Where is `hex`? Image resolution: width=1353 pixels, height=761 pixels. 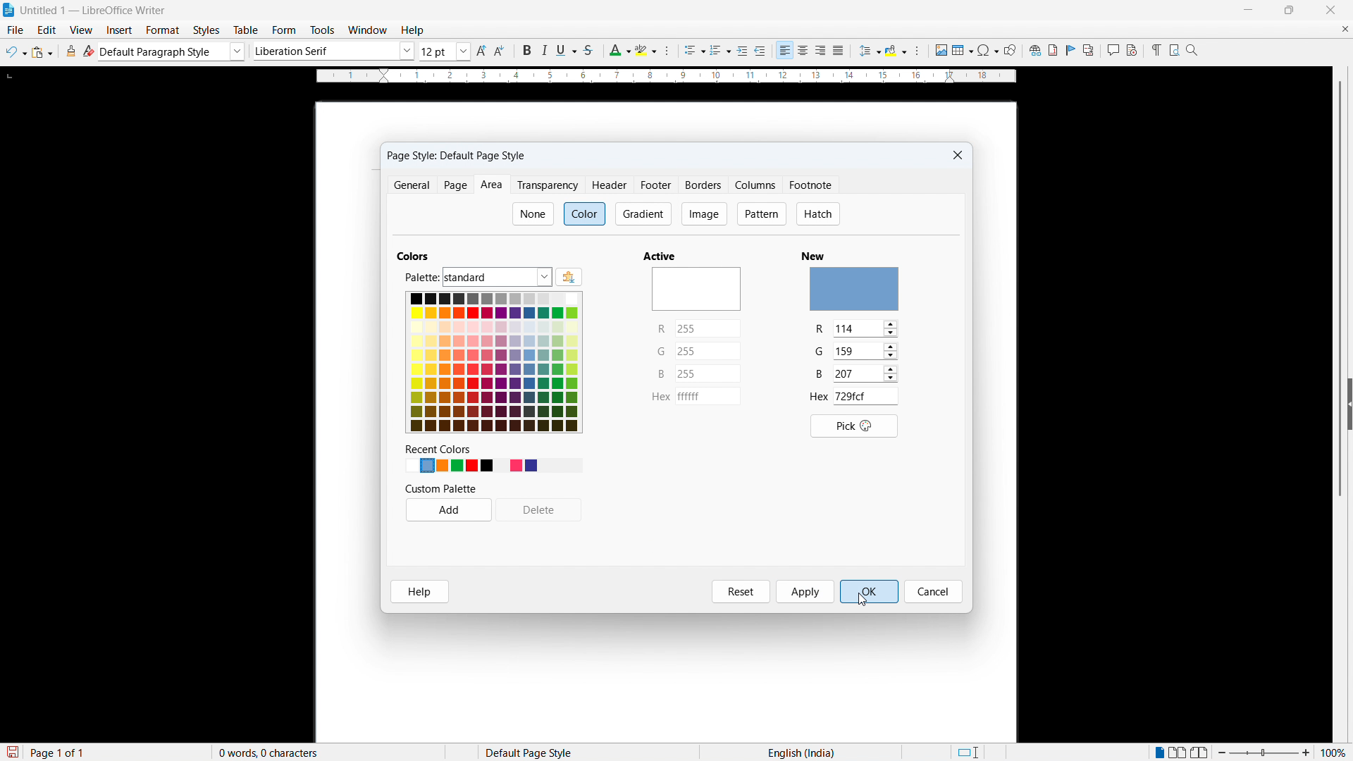
hex is located at coordinates (819, 396).